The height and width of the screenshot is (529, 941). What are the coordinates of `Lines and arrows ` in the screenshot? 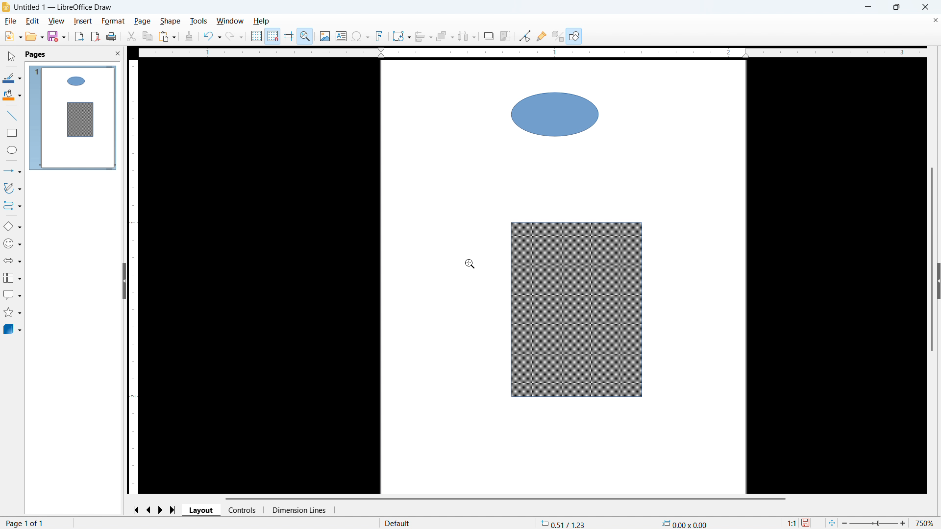 It's located at (13, 170).